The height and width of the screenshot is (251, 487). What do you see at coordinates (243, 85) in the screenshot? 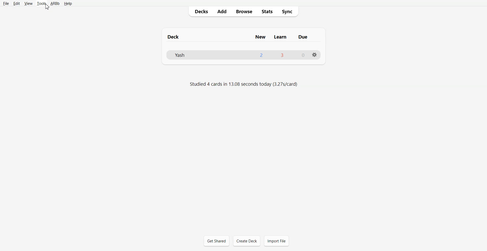
I see `Text 2` at bounding box center [243, 85].